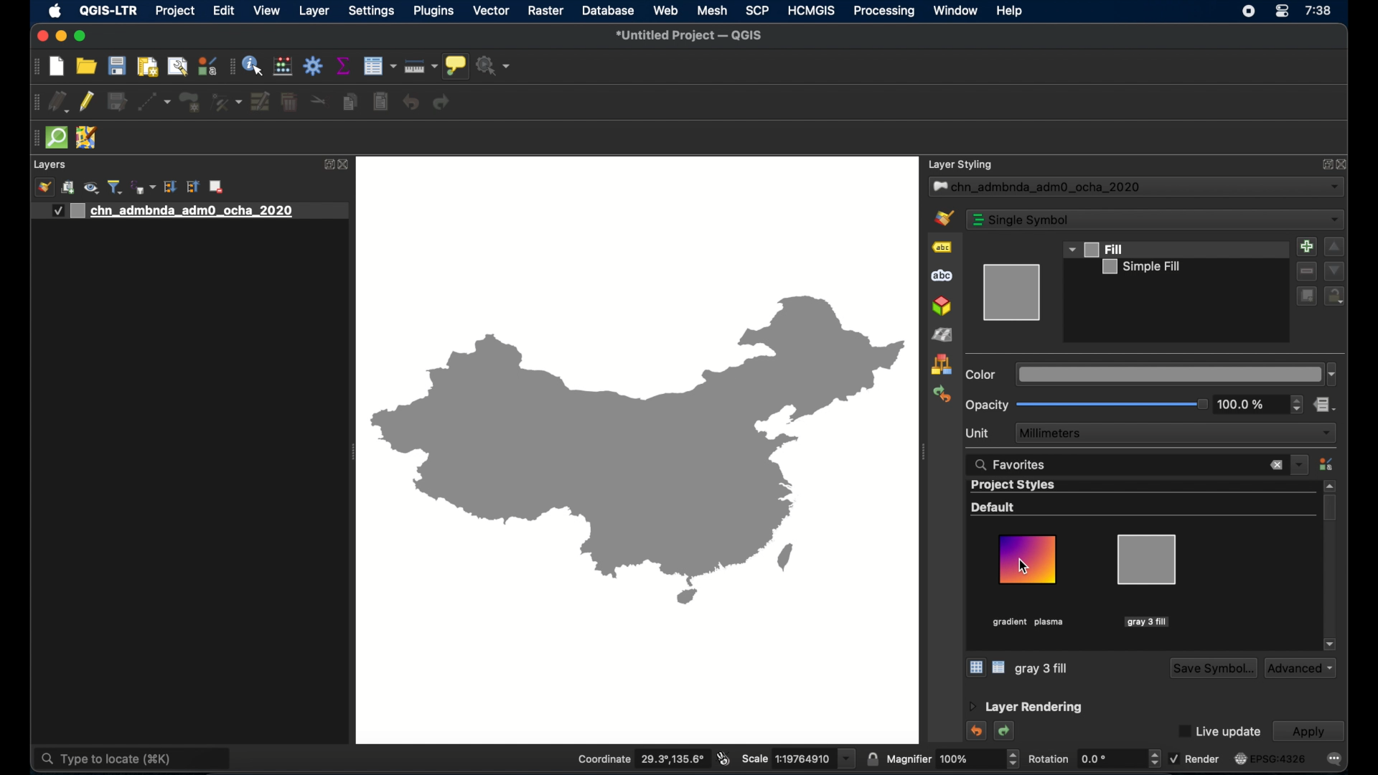  What do you see at coordinates (987, 405) in the screenshot?
I see `opacity` at bounding box center [987, 405].